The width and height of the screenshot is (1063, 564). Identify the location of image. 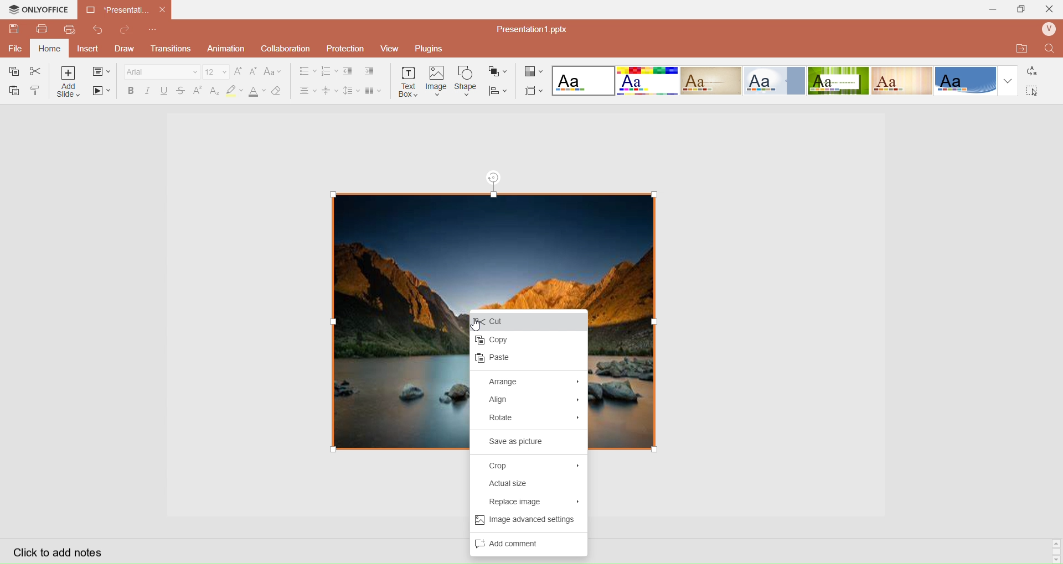
(494, 250).